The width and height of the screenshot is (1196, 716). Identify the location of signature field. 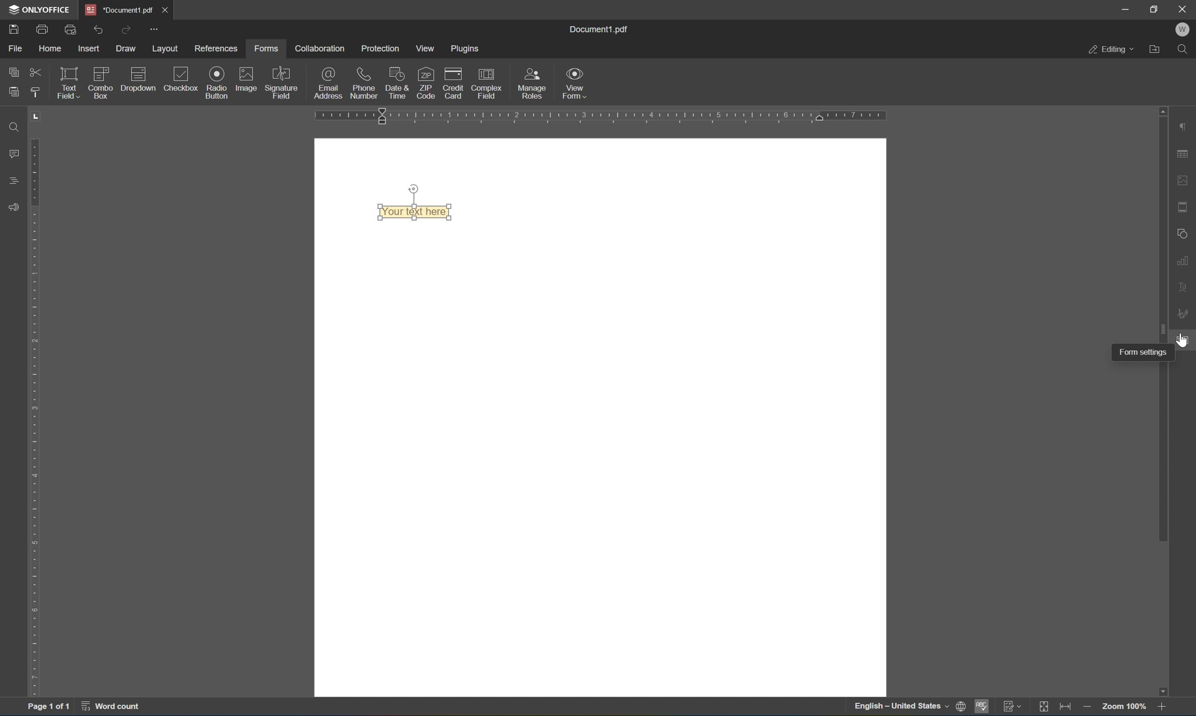
(282, 83).